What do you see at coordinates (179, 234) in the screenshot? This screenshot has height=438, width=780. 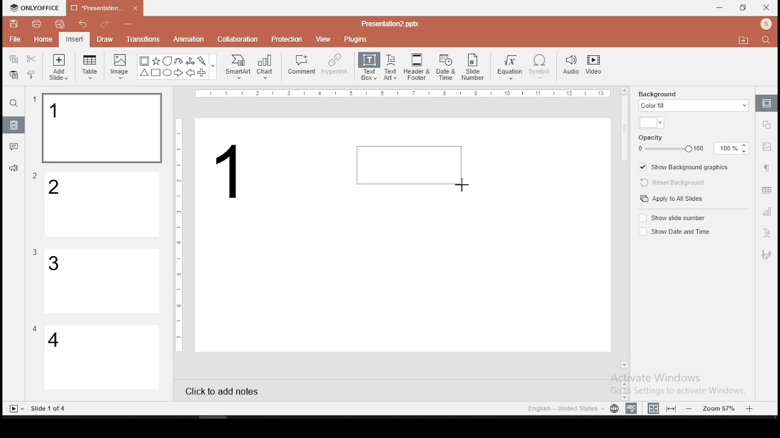 I see `` at bounding box center [179, 234].